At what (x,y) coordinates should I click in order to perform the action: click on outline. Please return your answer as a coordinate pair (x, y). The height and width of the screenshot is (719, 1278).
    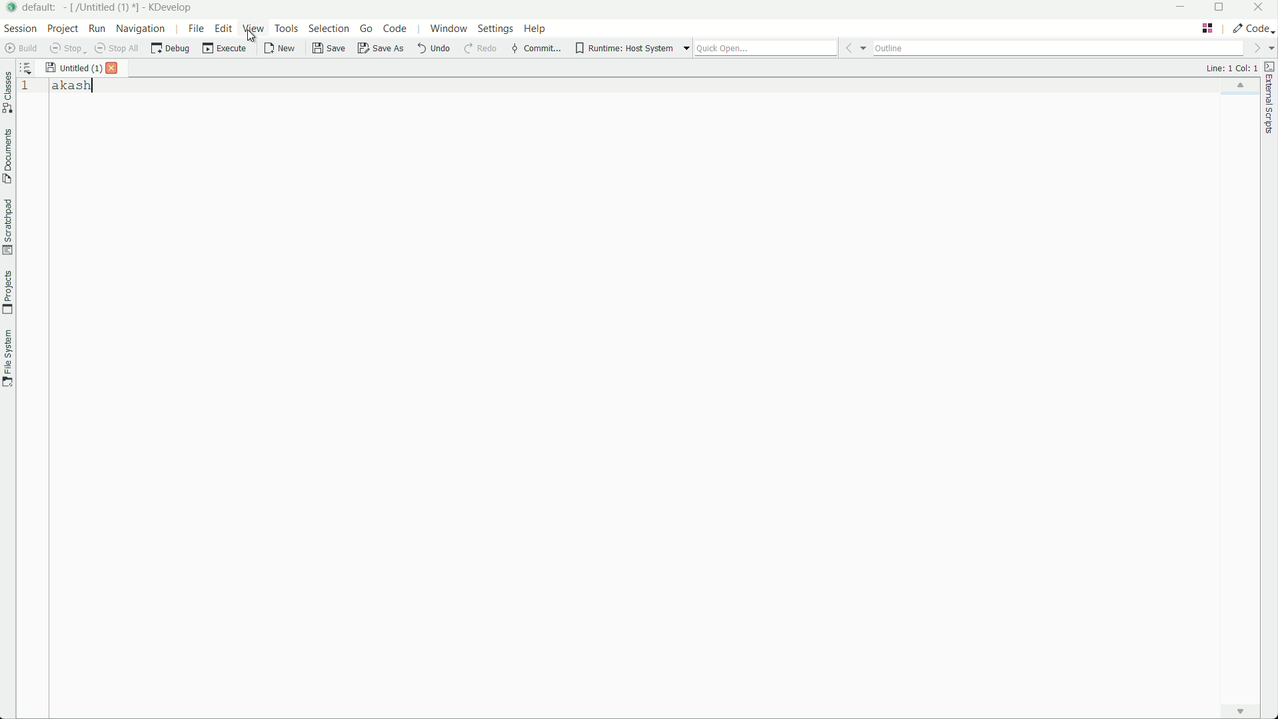
    Looking at the image, I should click on (1061, 49).